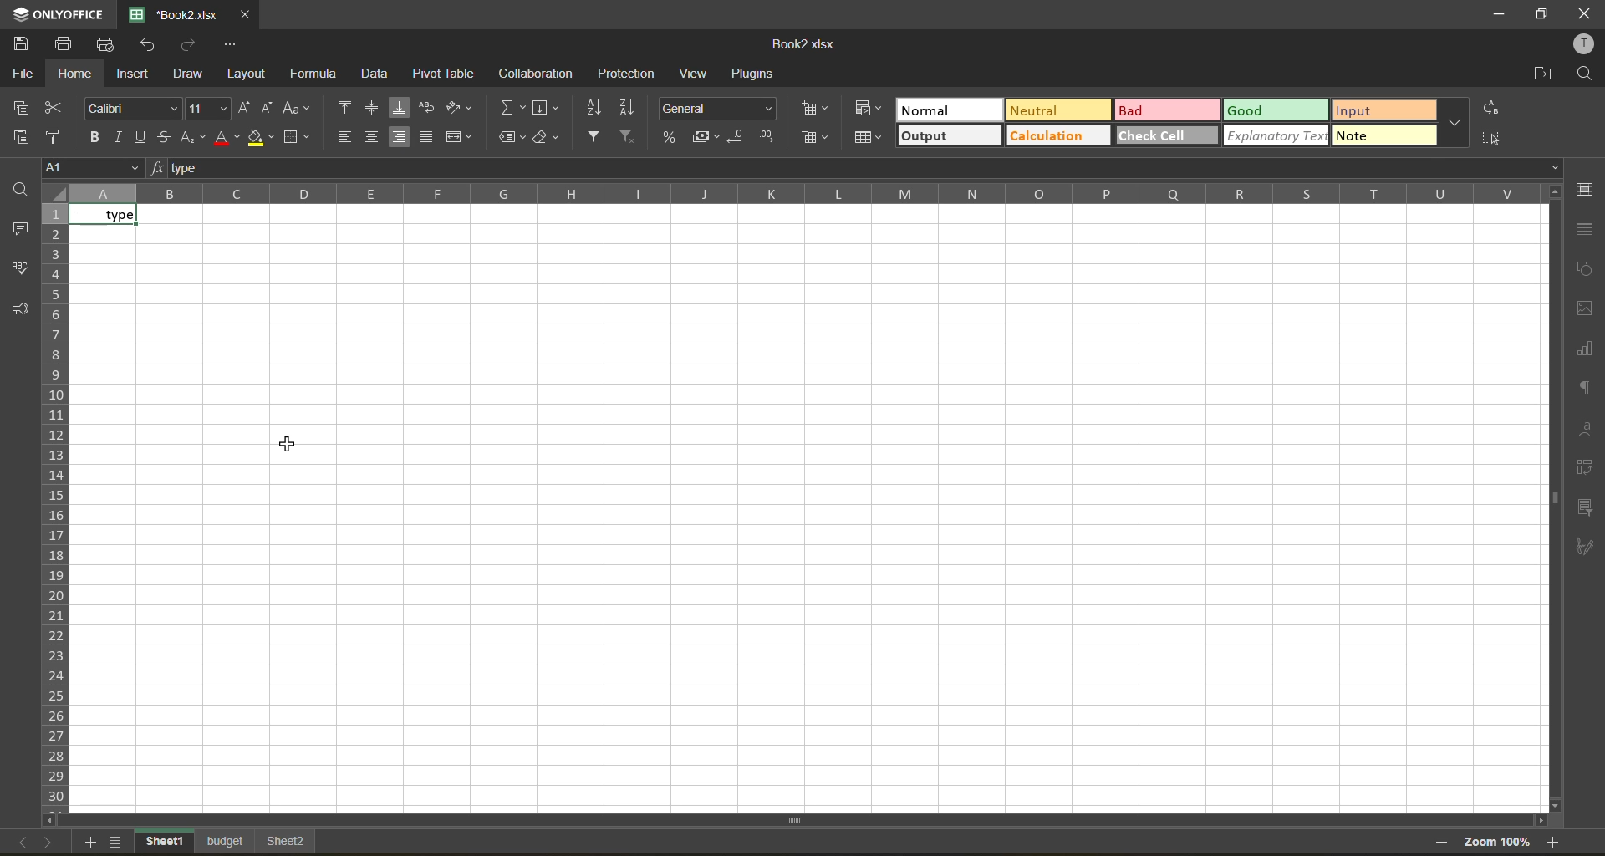 The image size is (1605, 856). I want to click on pivot table, so click(444, 73).